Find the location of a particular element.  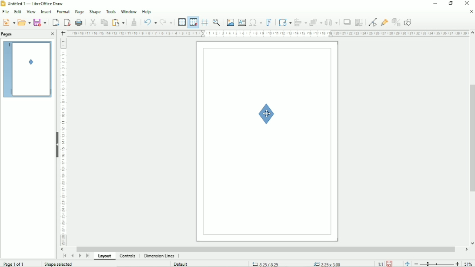

Scroll to last page is located at coordinates (87, 257).